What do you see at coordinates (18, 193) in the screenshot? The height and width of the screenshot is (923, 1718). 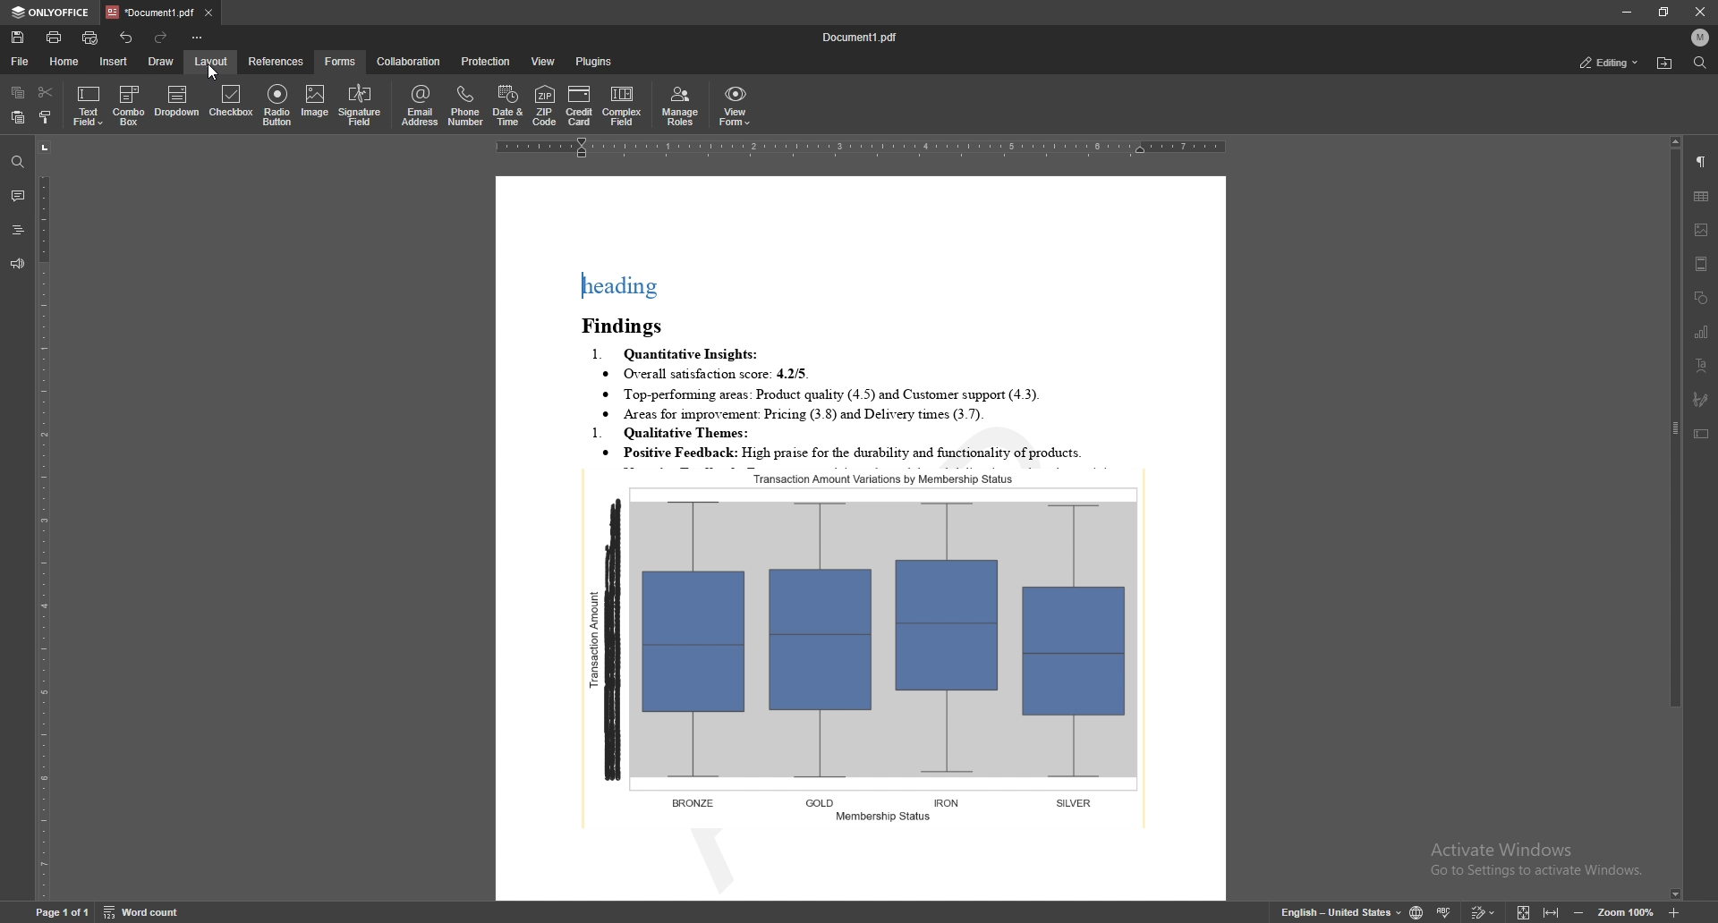 I see `comment` at bounding box center [18, 193].